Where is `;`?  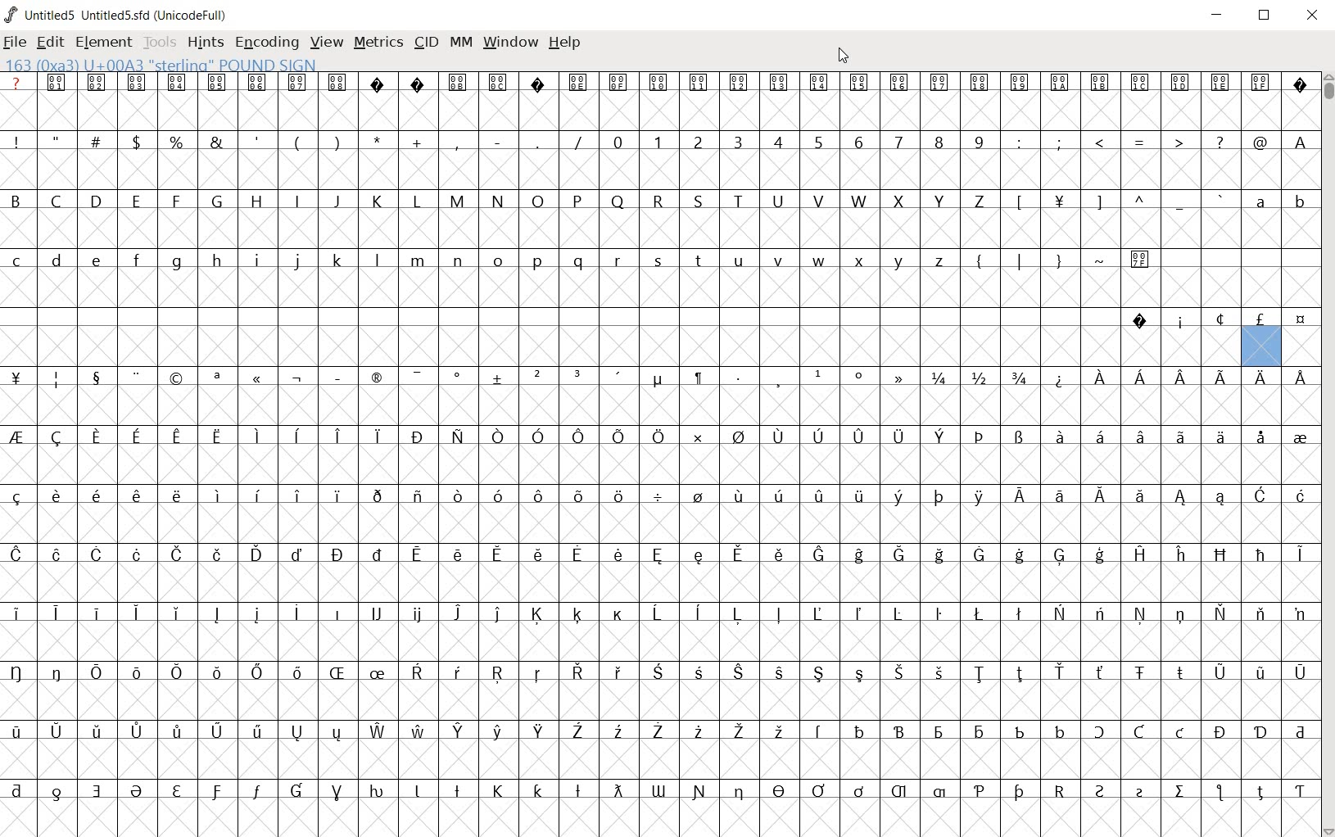
; is located at coordinates (1059, 143).